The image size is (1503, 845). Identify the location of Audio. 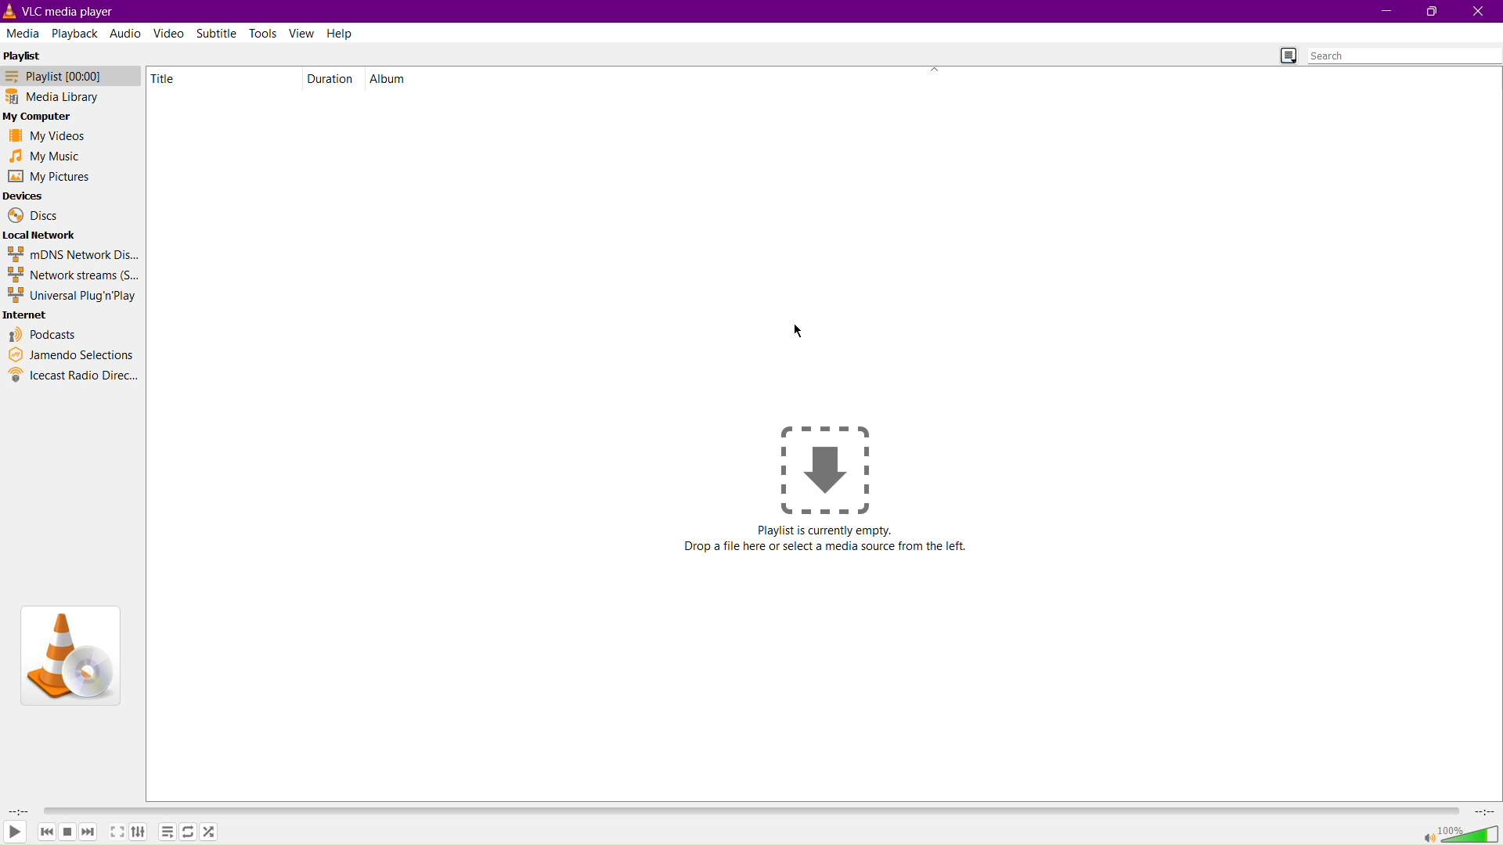
(124, 33).